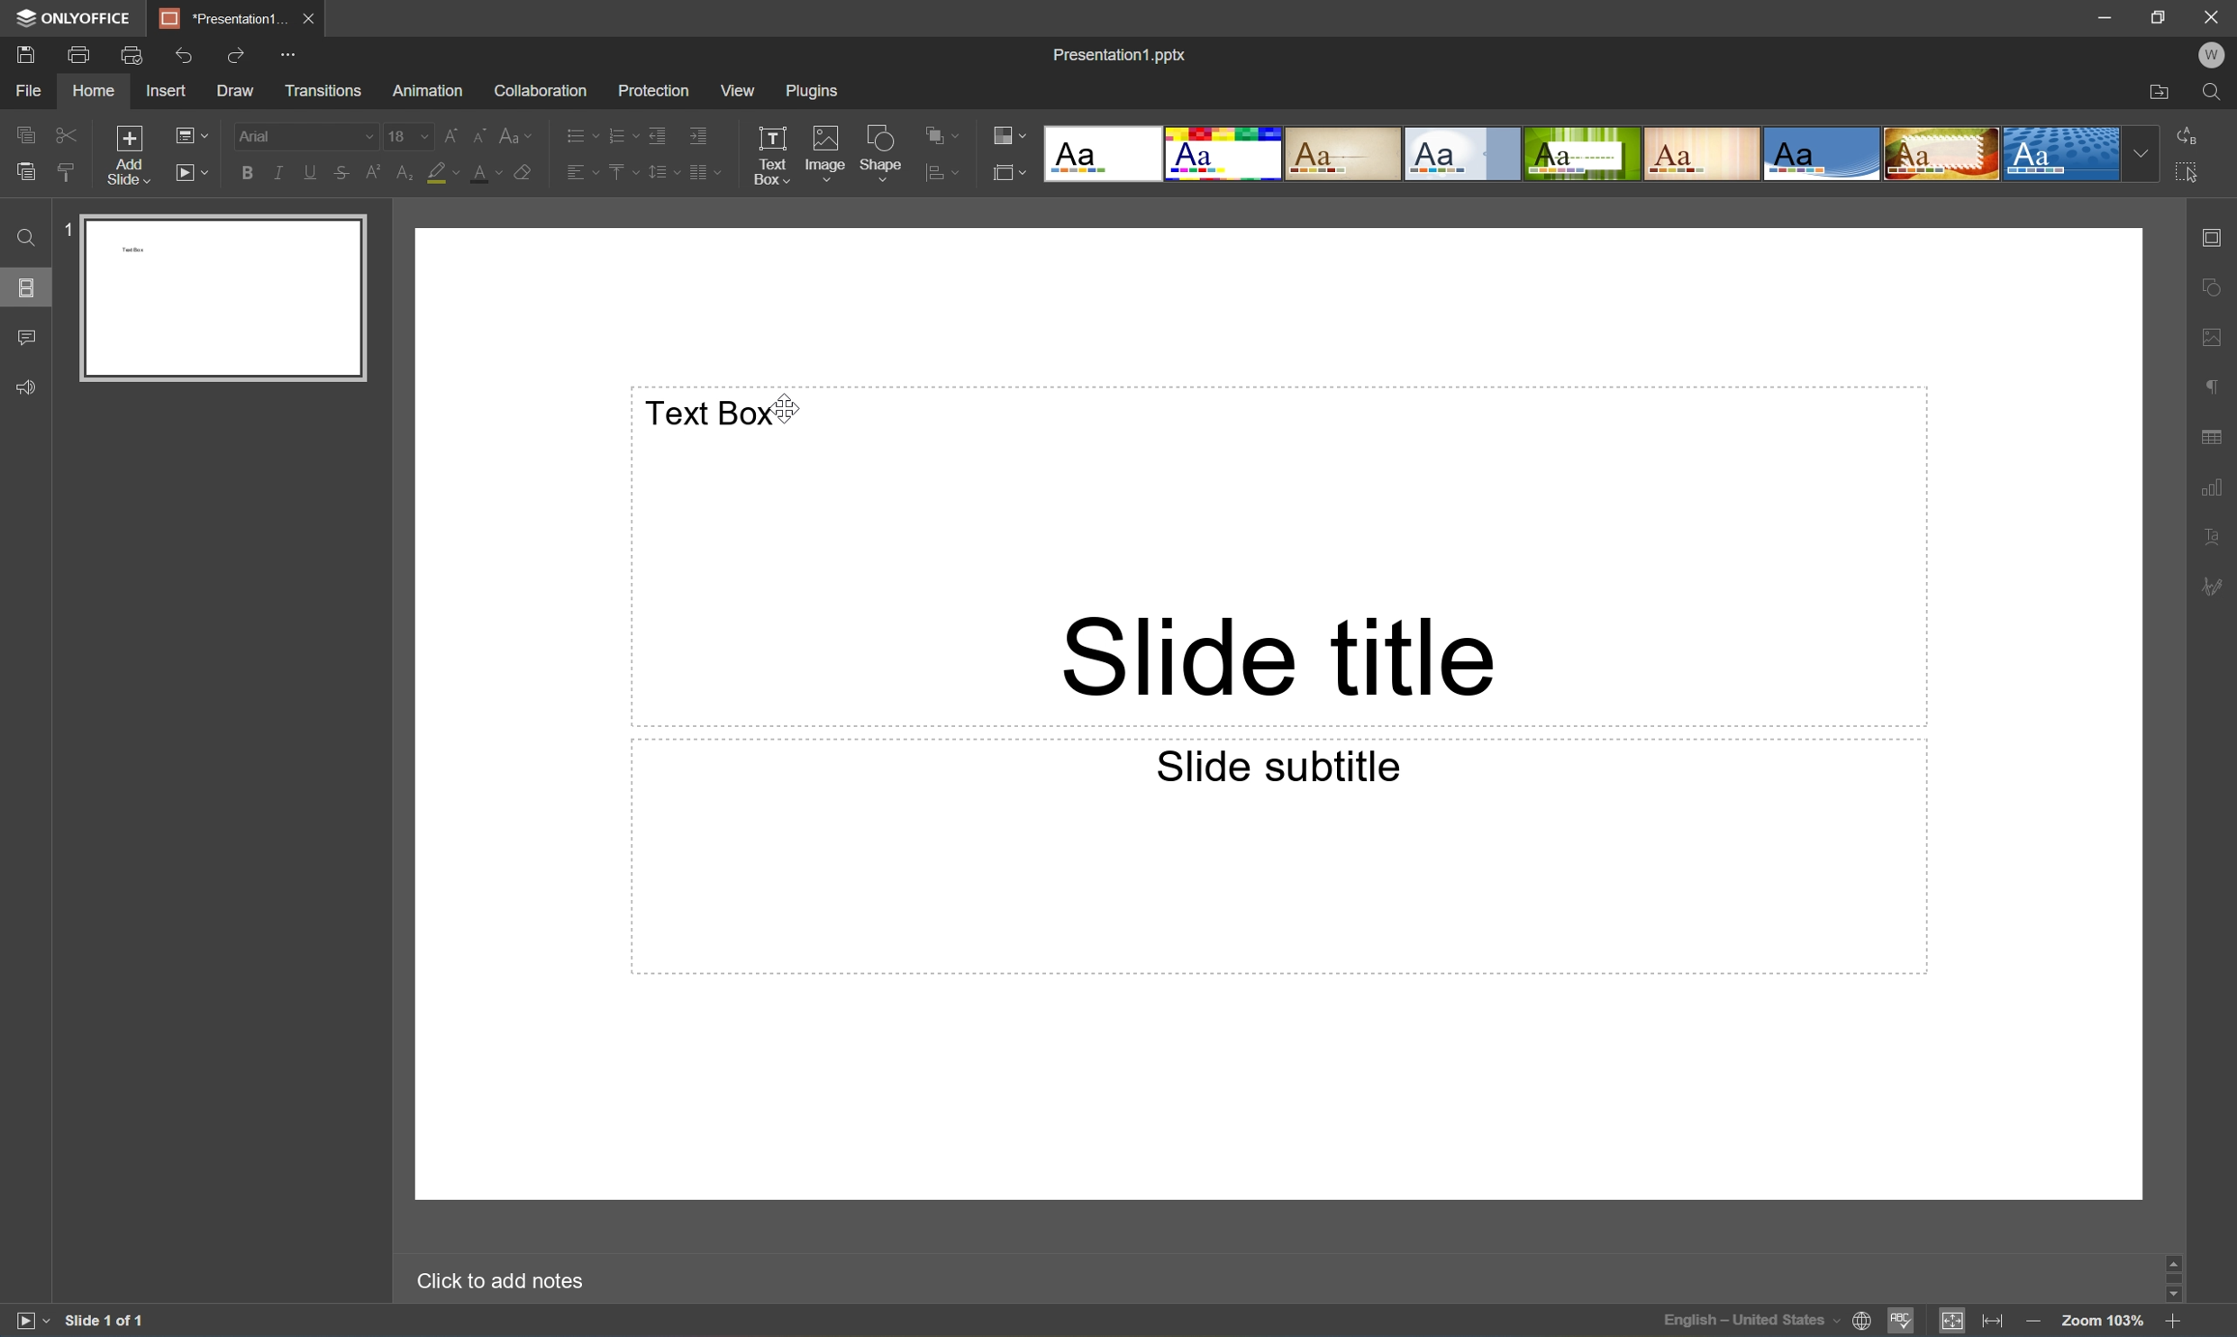 The height and width of the screenshot is (1337, 2237). What do you see at coordinates (223, 19) in the screenshot?
I see `*Presentation1...` at bounding box center [223, 19].